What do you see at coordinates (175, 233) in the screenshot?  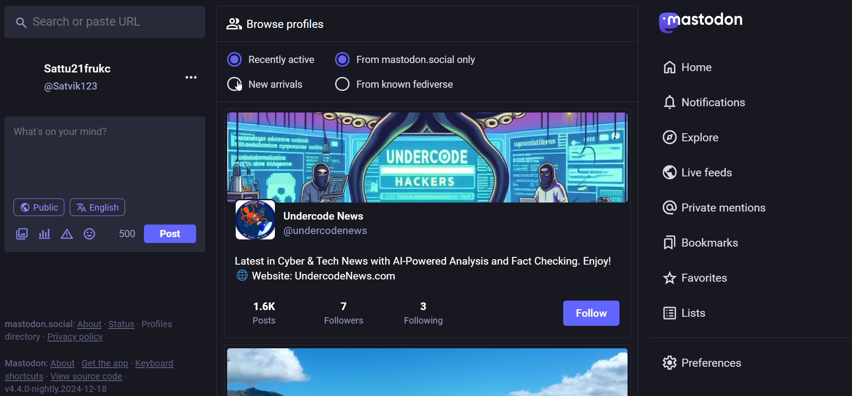 I see `post` at bounding box center [175, 233].